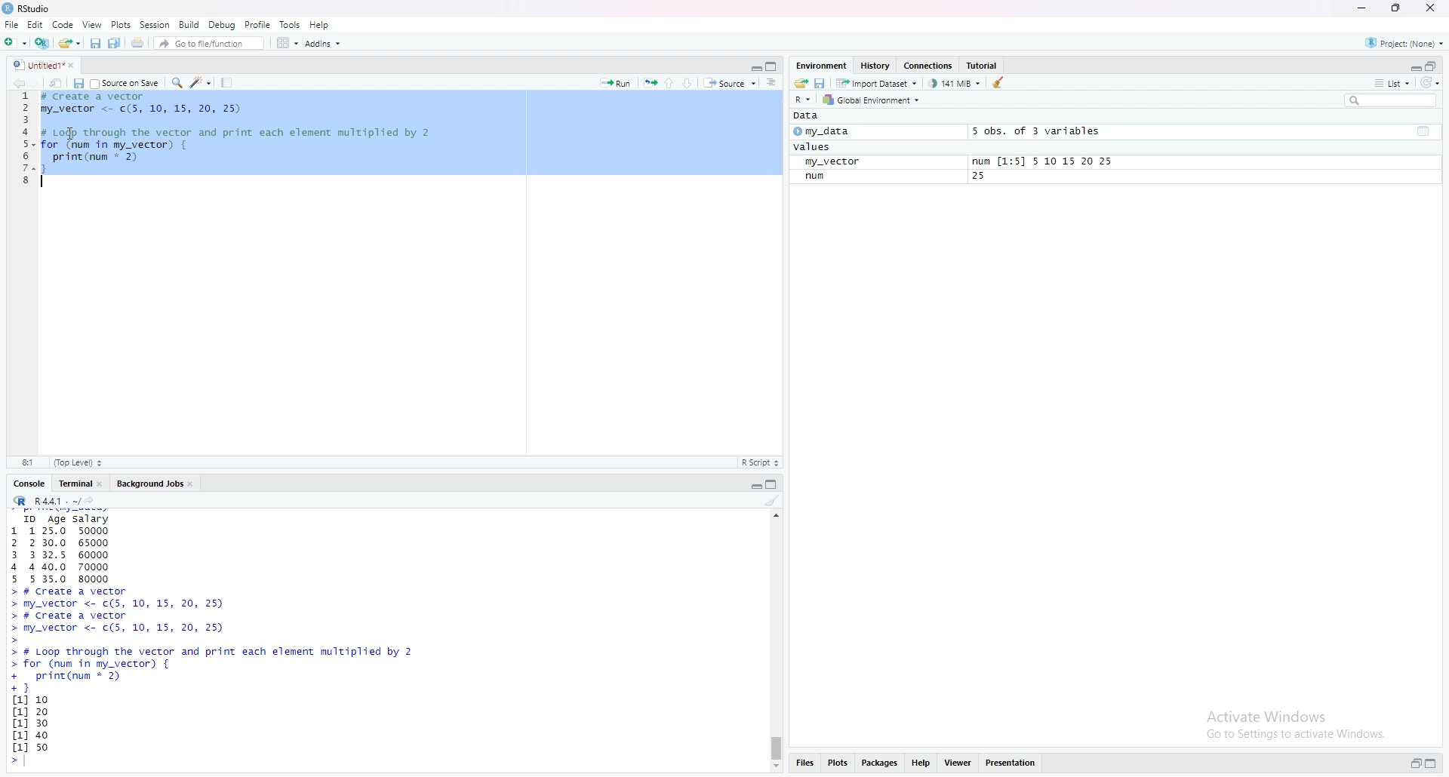  I want to click on Global Environment , so click(875, 100).